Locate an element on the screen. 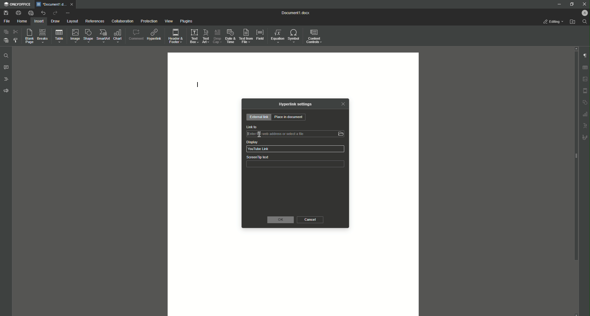 The height and width of the screenshot is (316, 590). Comment is located at coordinates (135, 35).